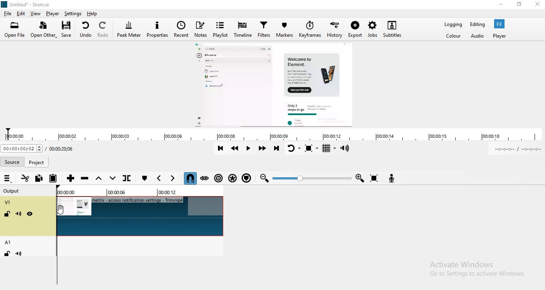  Describe the element at coordinates (478, 25) in the screenshot. I see `Editing` at that location.